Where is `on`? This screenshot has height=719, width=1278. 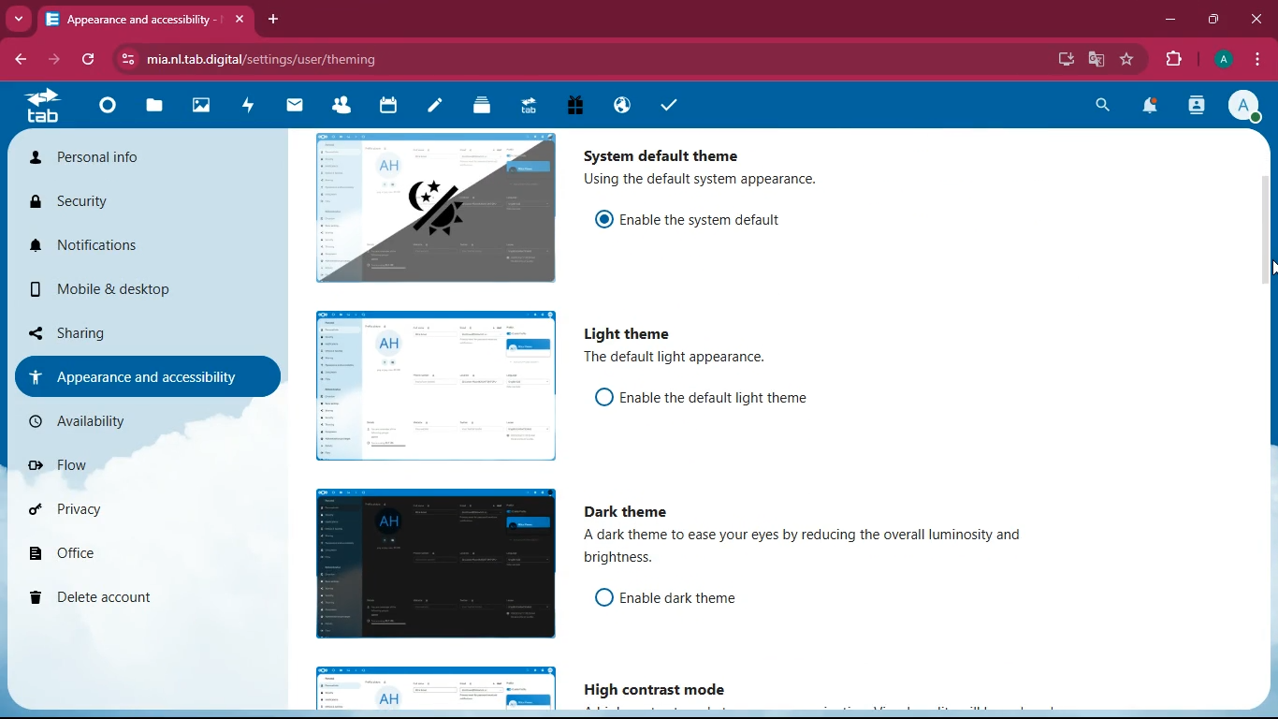 on is located at coordinates (605, 218).